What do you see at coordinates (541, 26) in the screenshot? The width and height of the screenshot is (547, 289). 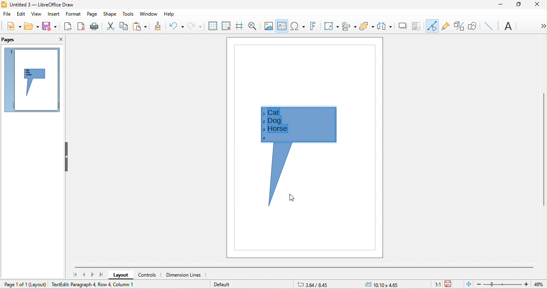 I see `option` at bounding box center [541, 26].